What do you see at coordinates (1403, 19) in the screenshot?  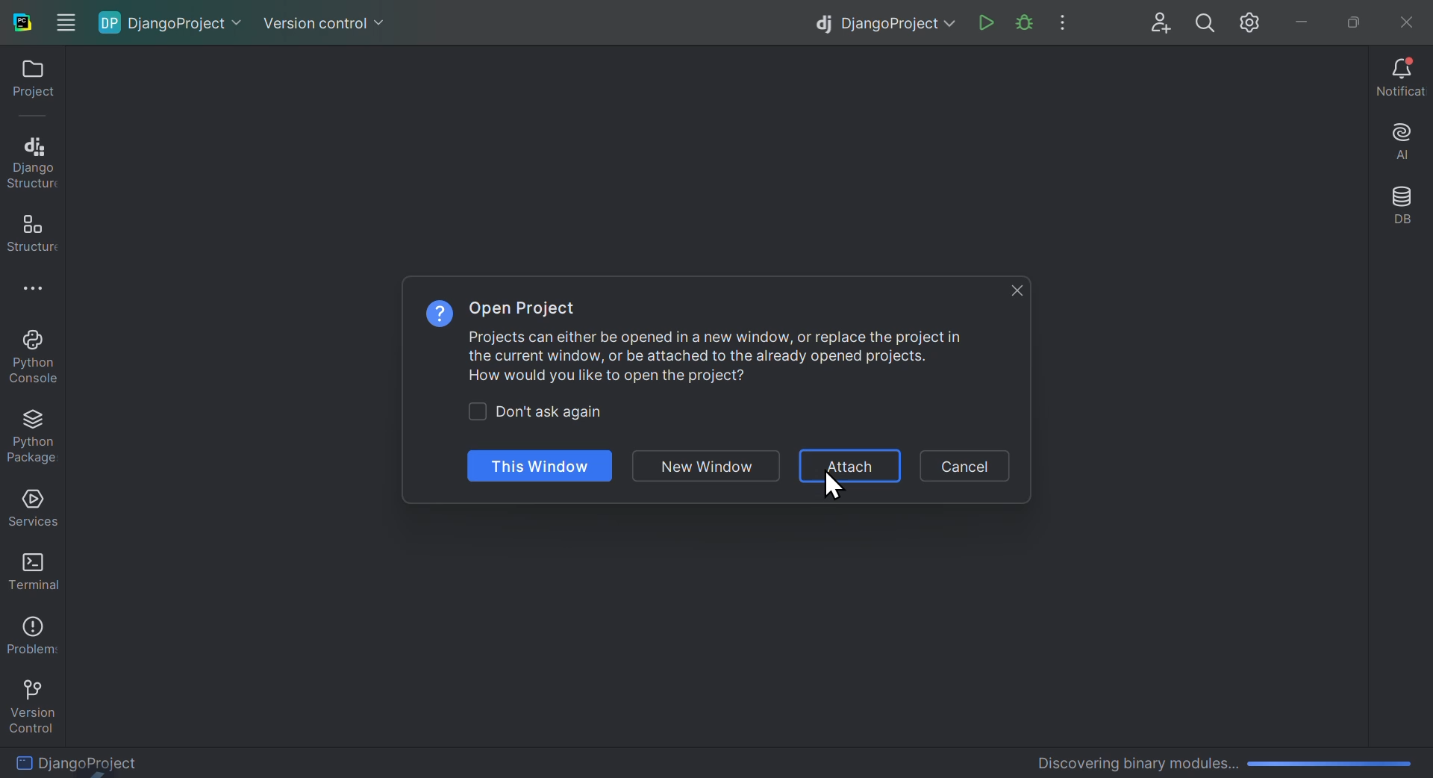 I see `Close` at bounding box center [1403, 19].